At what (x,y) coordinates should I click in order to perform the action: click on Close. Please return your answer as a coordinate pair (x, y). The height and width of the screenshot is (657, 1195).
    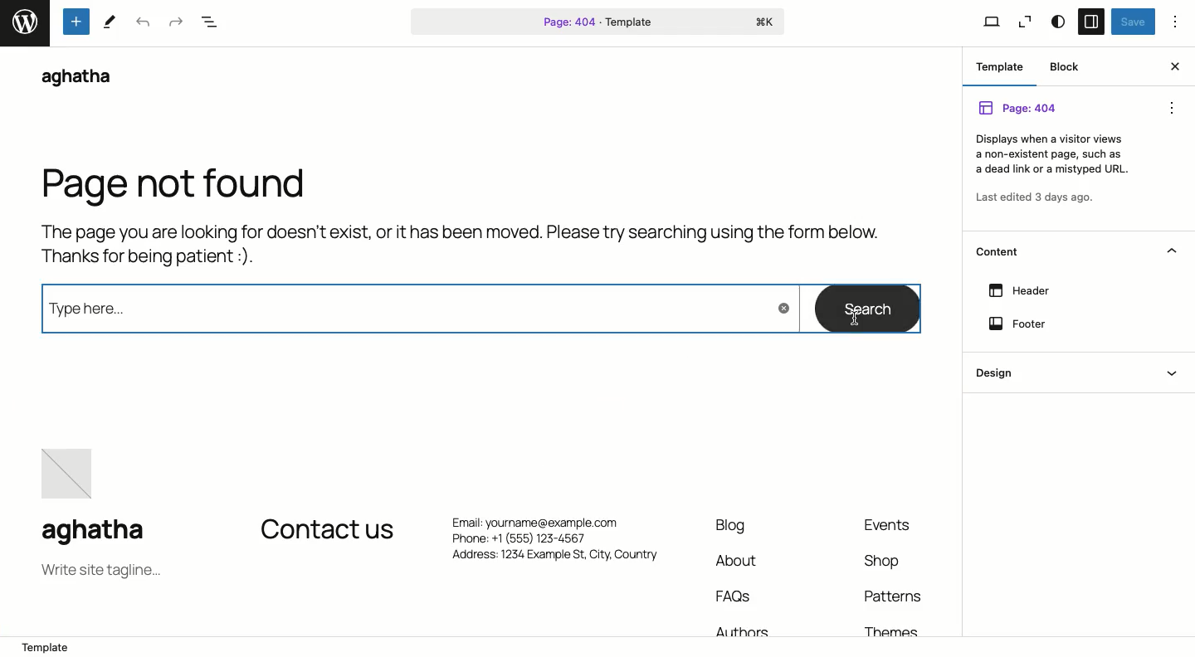
    Looking at the image, I should click on (1177, 67).